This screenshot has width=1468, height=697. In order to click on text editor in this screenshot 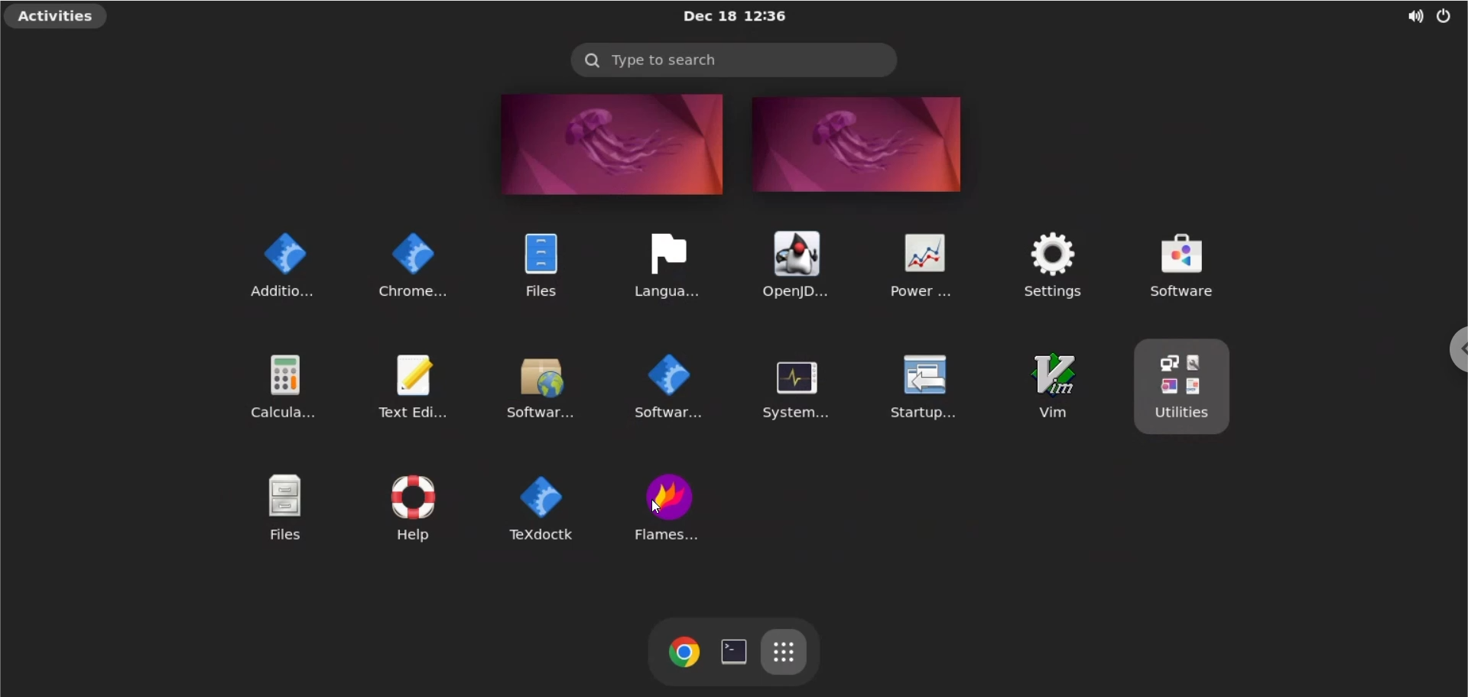, I will do `click(421, 382)`.